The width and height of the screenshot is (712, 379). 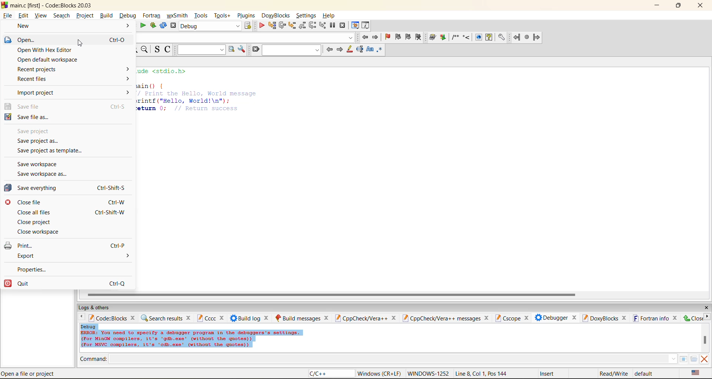 I want to click on close file, so click(x=71, y=202).